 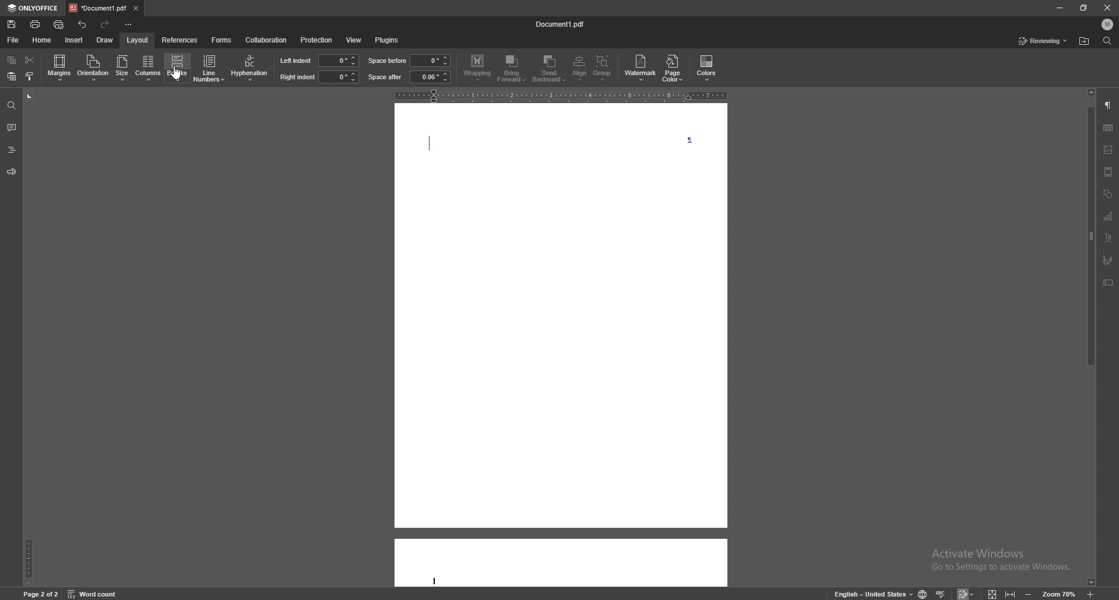 What do you see at coordinates (316, 40) in the screenshot?
I see `protection` at bounding box center [316, 40].